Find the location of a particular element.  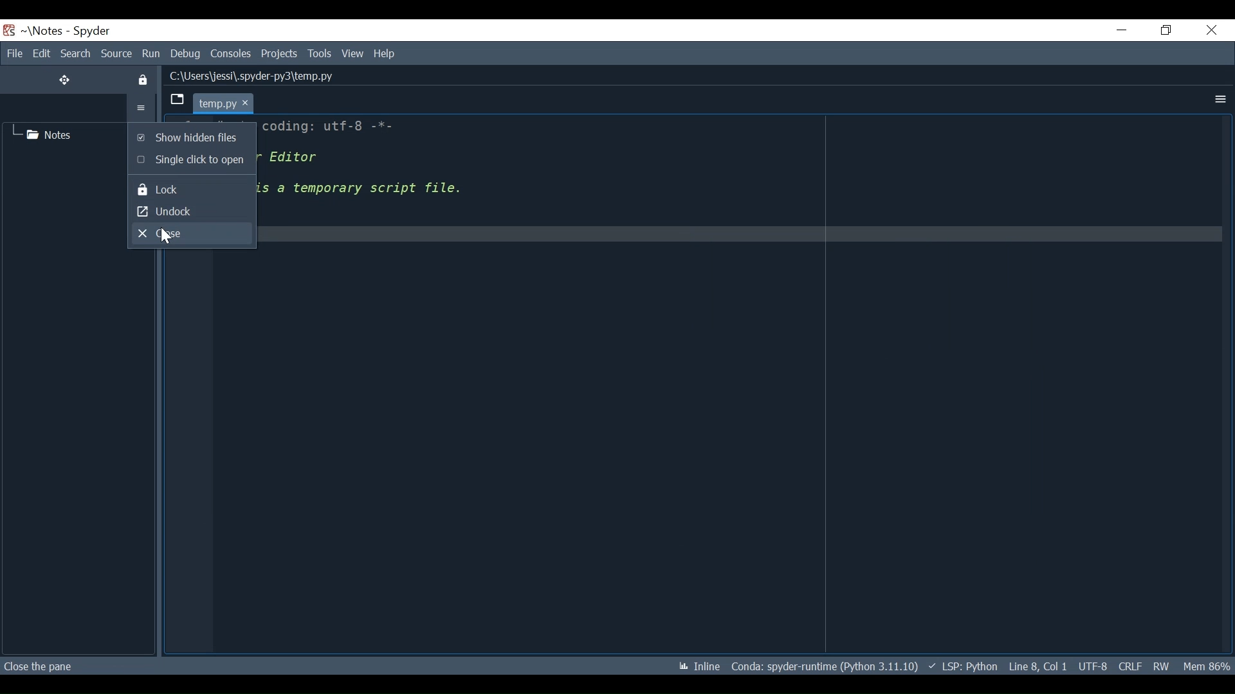

Run is located at coordinates (151, 54).